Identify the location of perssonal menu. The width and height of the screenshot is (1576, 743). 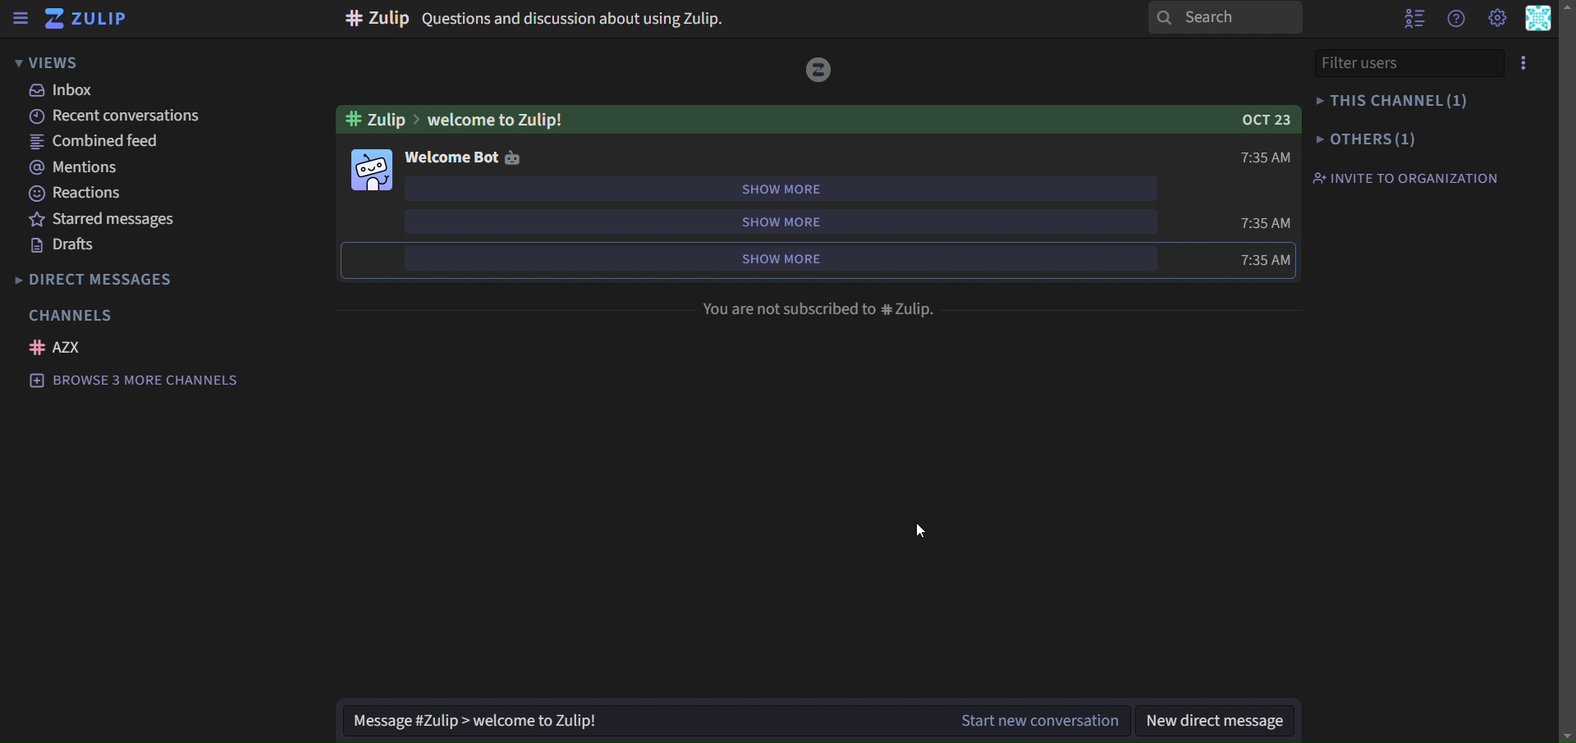
(1537, 19).